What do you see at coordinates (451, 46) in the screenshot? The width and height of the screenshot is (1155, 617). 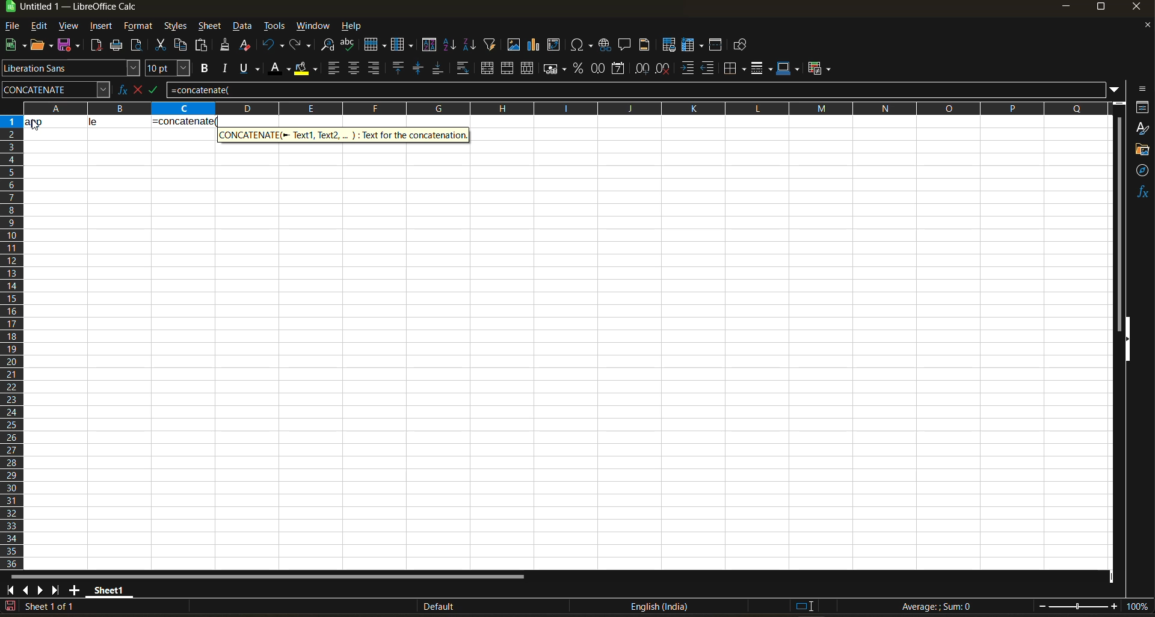 I see `sort ascending` at bounding box center [451, 46].